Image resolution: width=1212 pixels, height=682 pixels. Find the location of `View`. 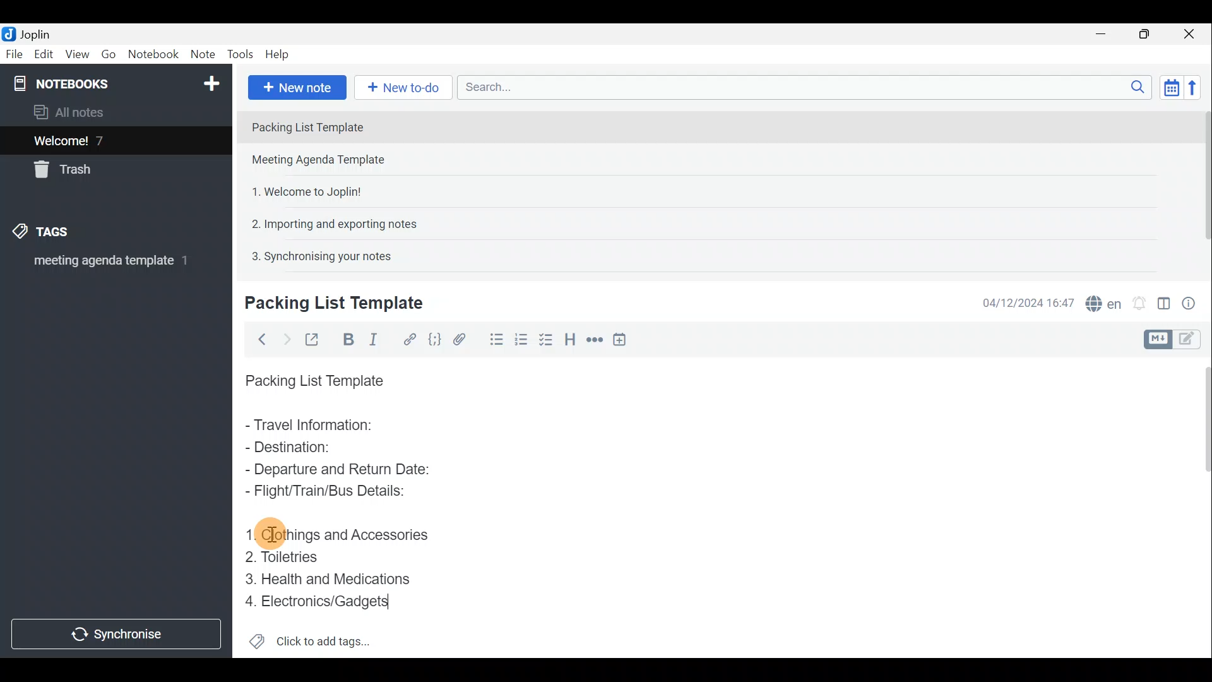

View is located at coordinates (78, 54).